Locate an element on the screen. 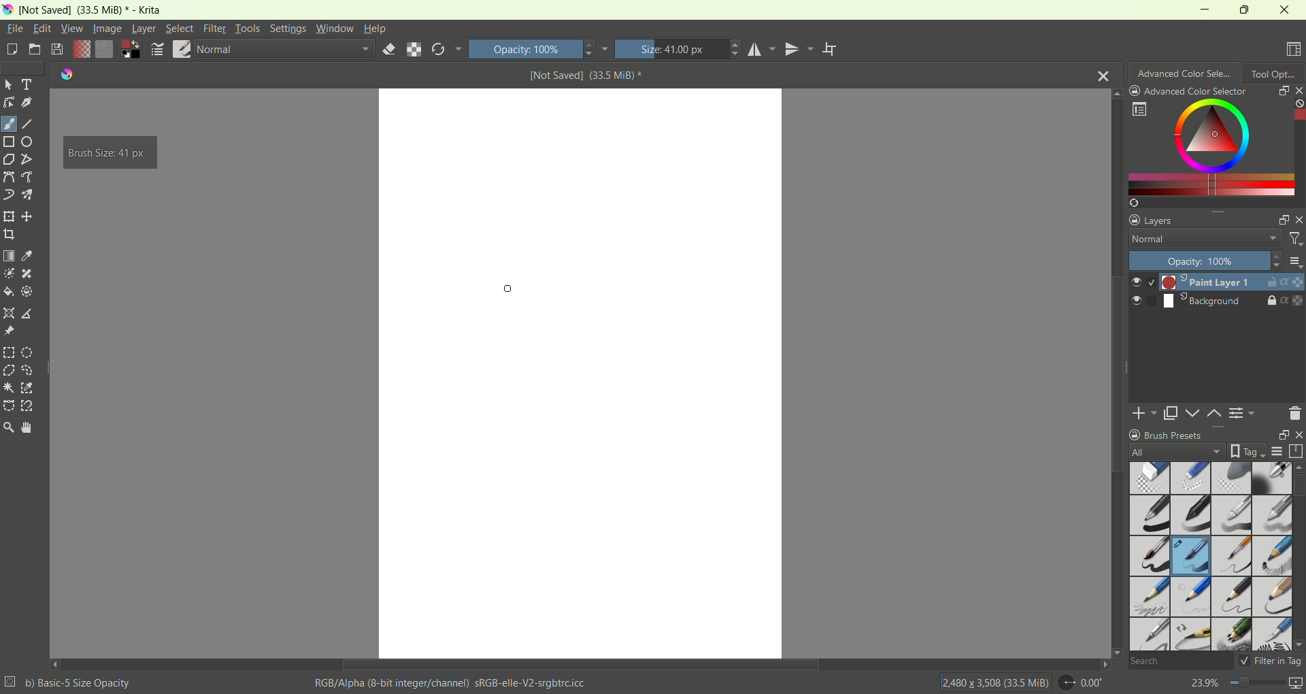 This screenshot has width=1306, height=694. storage is located at coordinates (1298, 451).